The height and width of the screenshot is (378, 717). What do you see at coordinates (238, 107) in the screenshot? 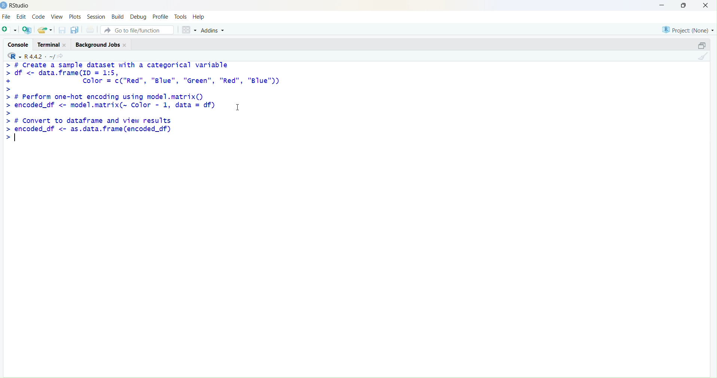
I see `cursor` at bounding box center [238, 107].